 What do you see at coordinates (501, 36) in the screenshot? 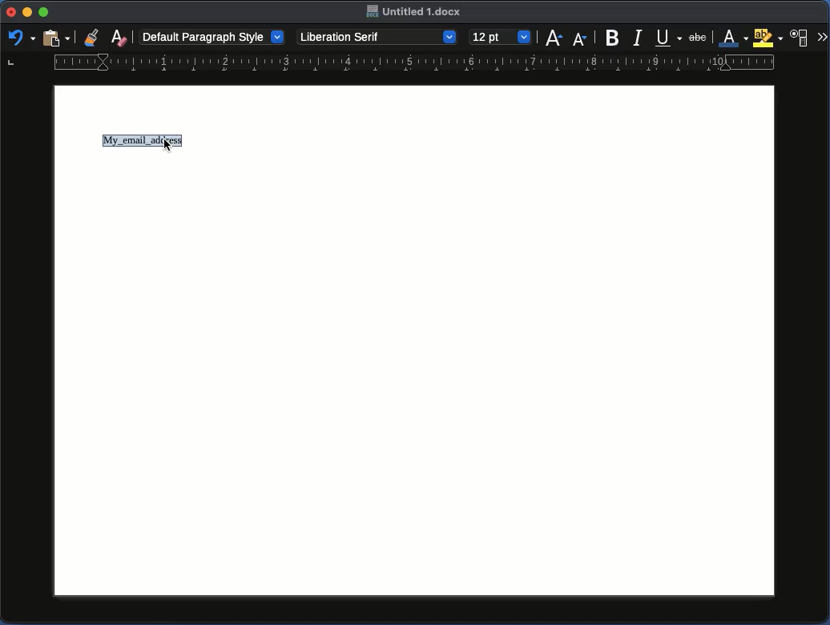
I see `12pt` at bounding box center [501, 36].